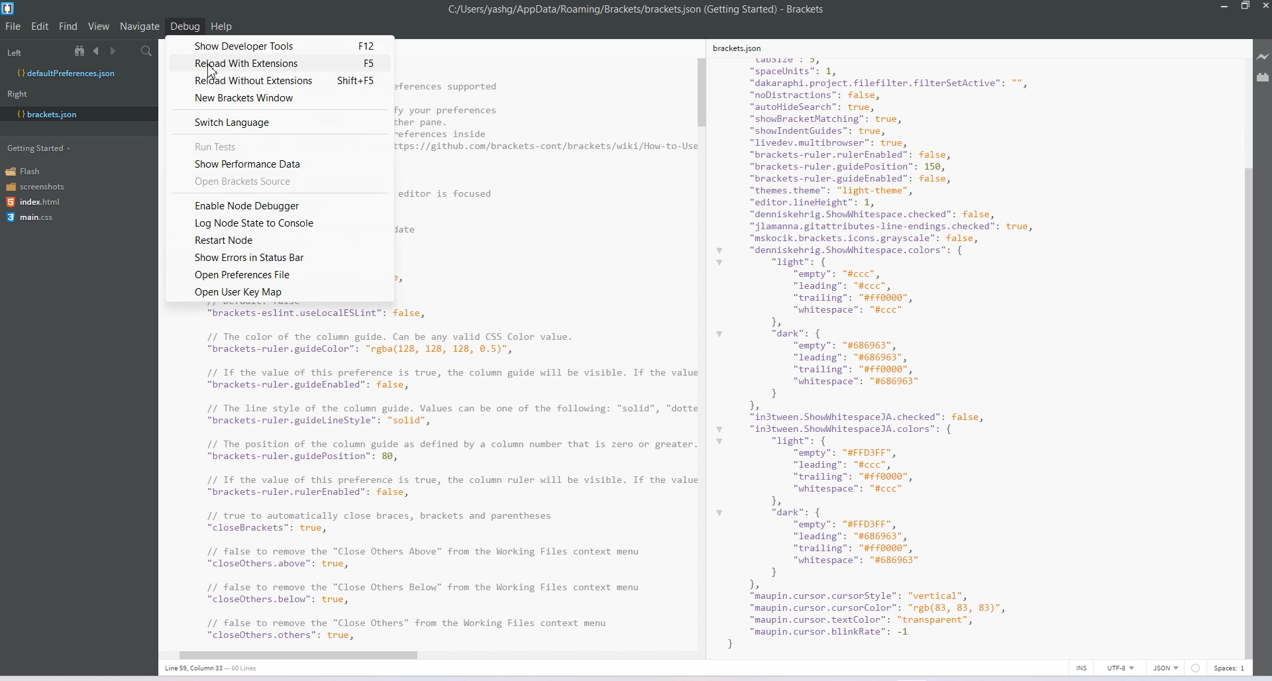  Describe the element at coordinates (148, 52) in the screenshot. I see `Find in Files` at that location.